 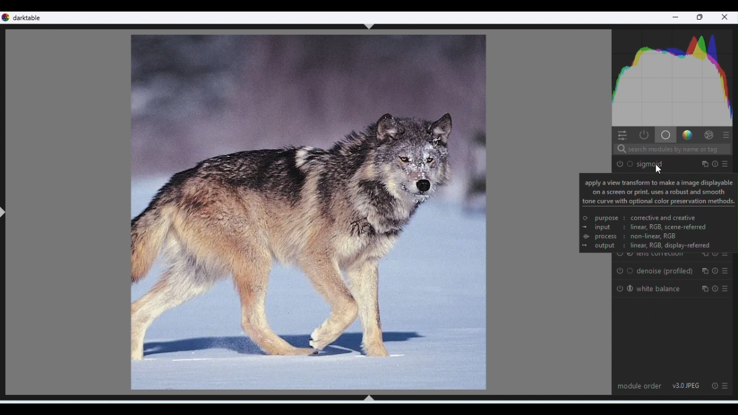 What do you see at coordinates (5, 213) in the screenshot?
I see `ctrl+shift+l` at bounding box center [5, 213].